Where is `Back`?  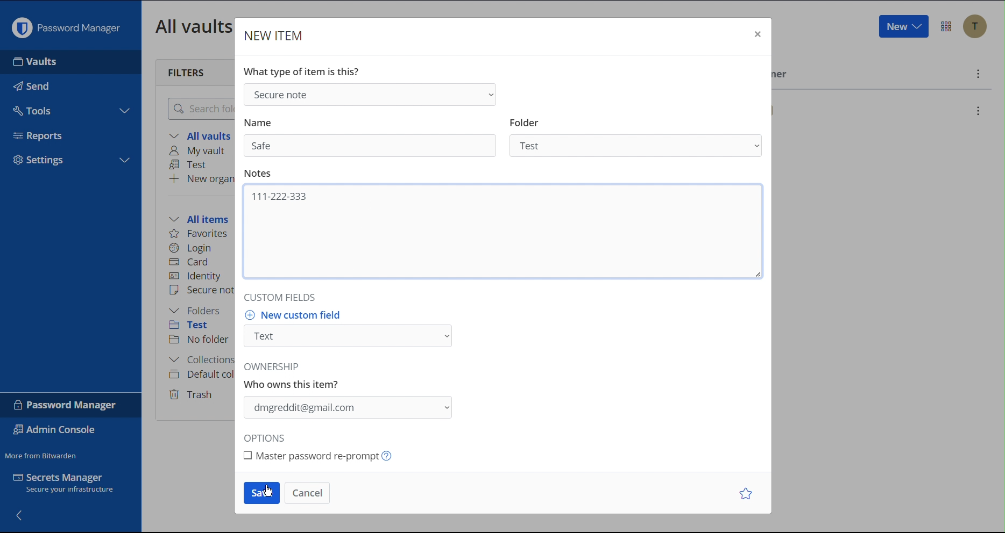 Back is located at coordinates (20, 514).